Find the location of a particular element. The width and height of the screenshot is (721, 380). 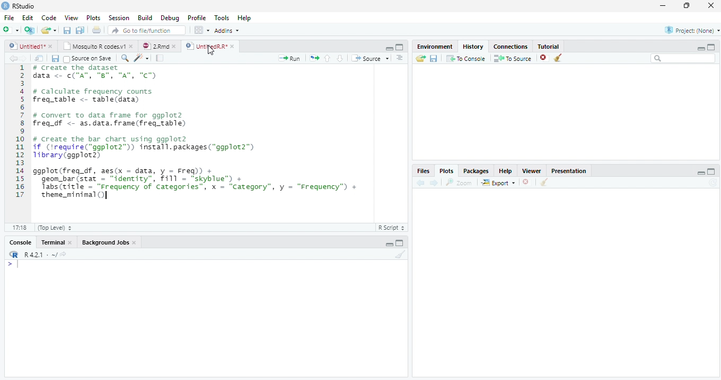

UntitledR.R is located at coordinates (210, 46).